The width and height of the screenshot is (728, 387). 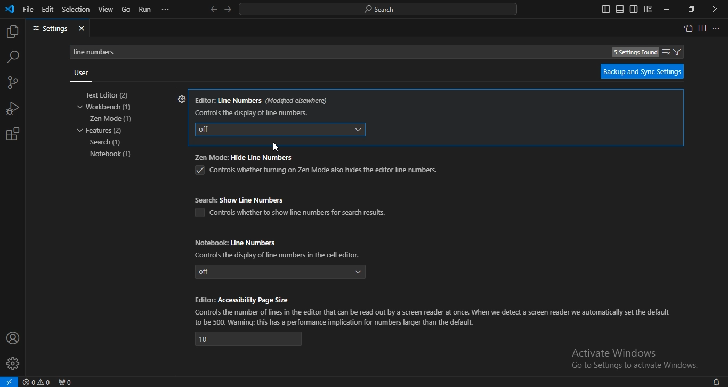 What do you see at coordinates (294, 206) in the screenshot?
I see `‘Search: Show Line Numbers.
Controls whether to show line numbers for search results.` at bounding box center [294, 206].